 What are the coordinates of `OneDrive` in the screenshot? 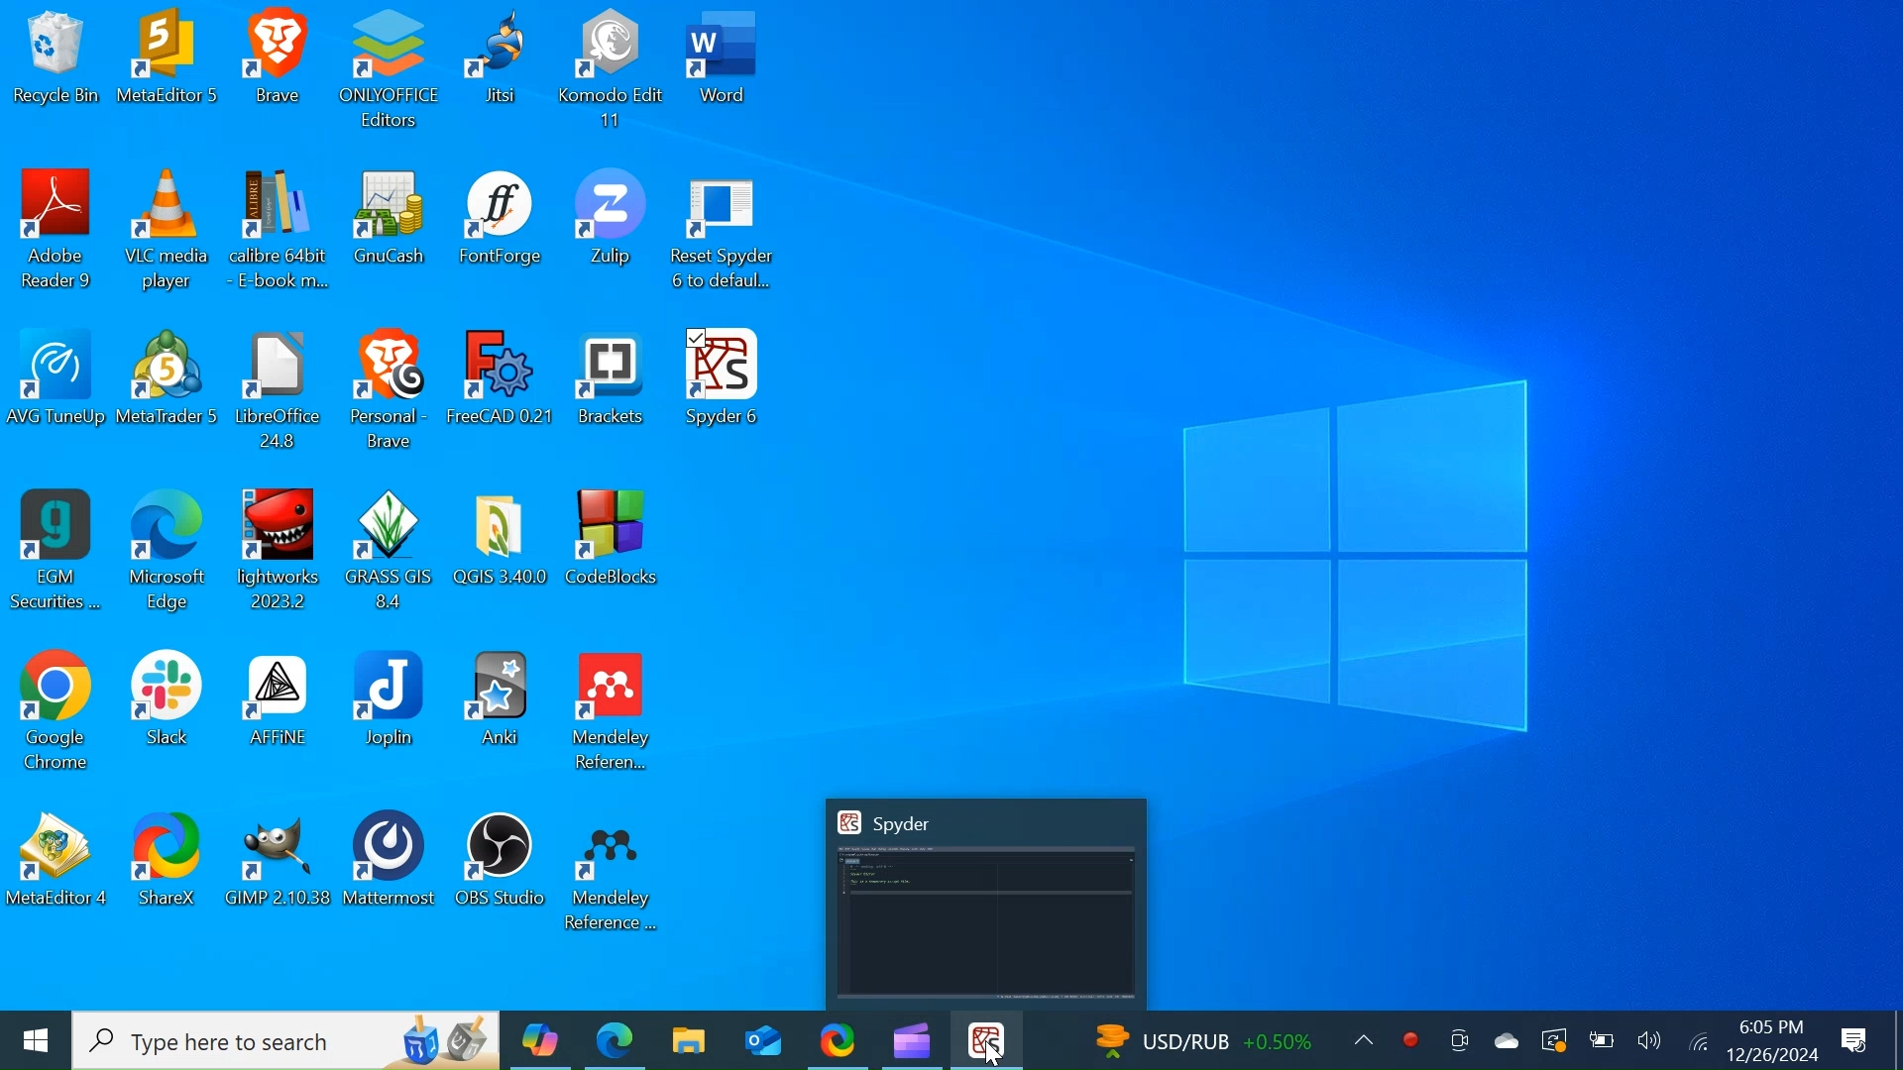 It's located at (1504, 1037).